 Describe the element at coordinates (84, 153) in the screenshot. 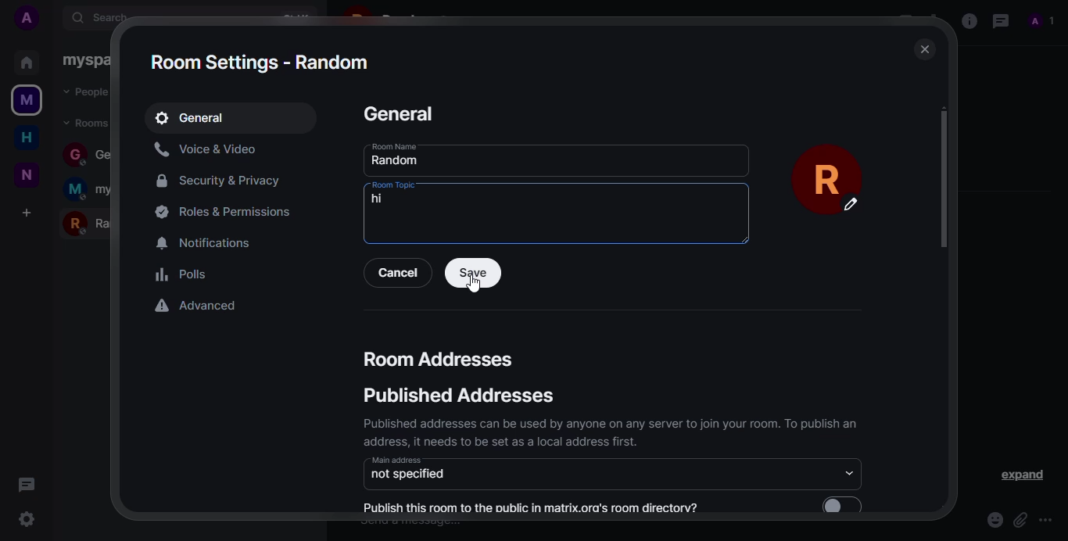

I see `general` at that location.